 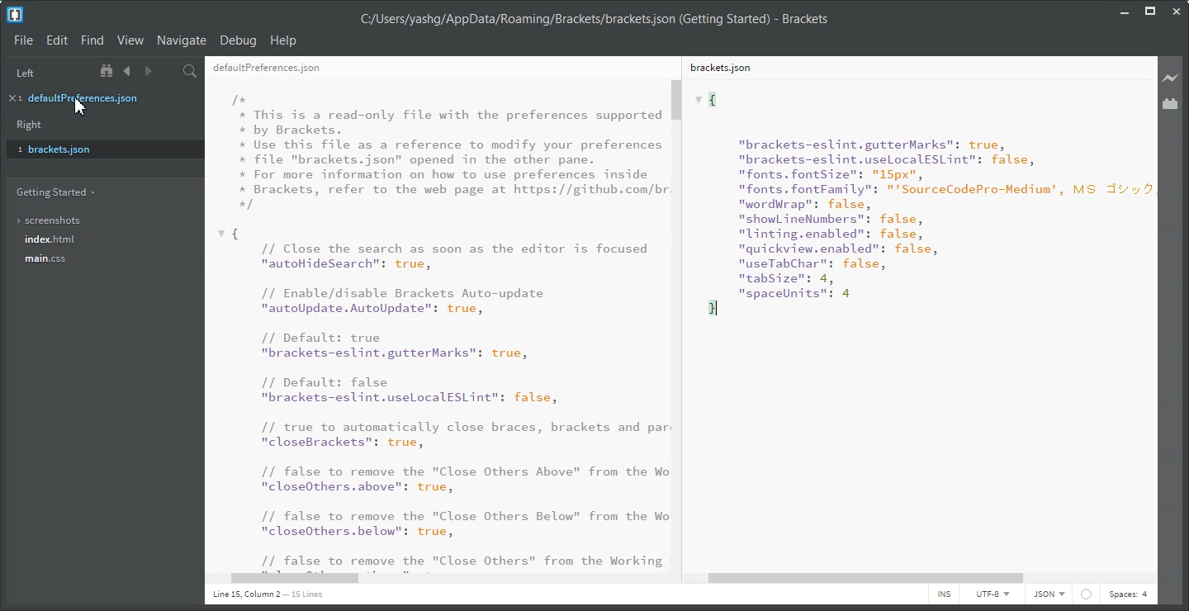 What do you see at coordinates (594, 20) in the screenshot?
I see `Text` at bounding box center [594, 20].